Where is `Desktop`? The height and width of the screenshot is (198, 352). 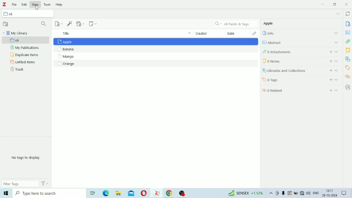 Desktop is located at coordinates (92, 193).